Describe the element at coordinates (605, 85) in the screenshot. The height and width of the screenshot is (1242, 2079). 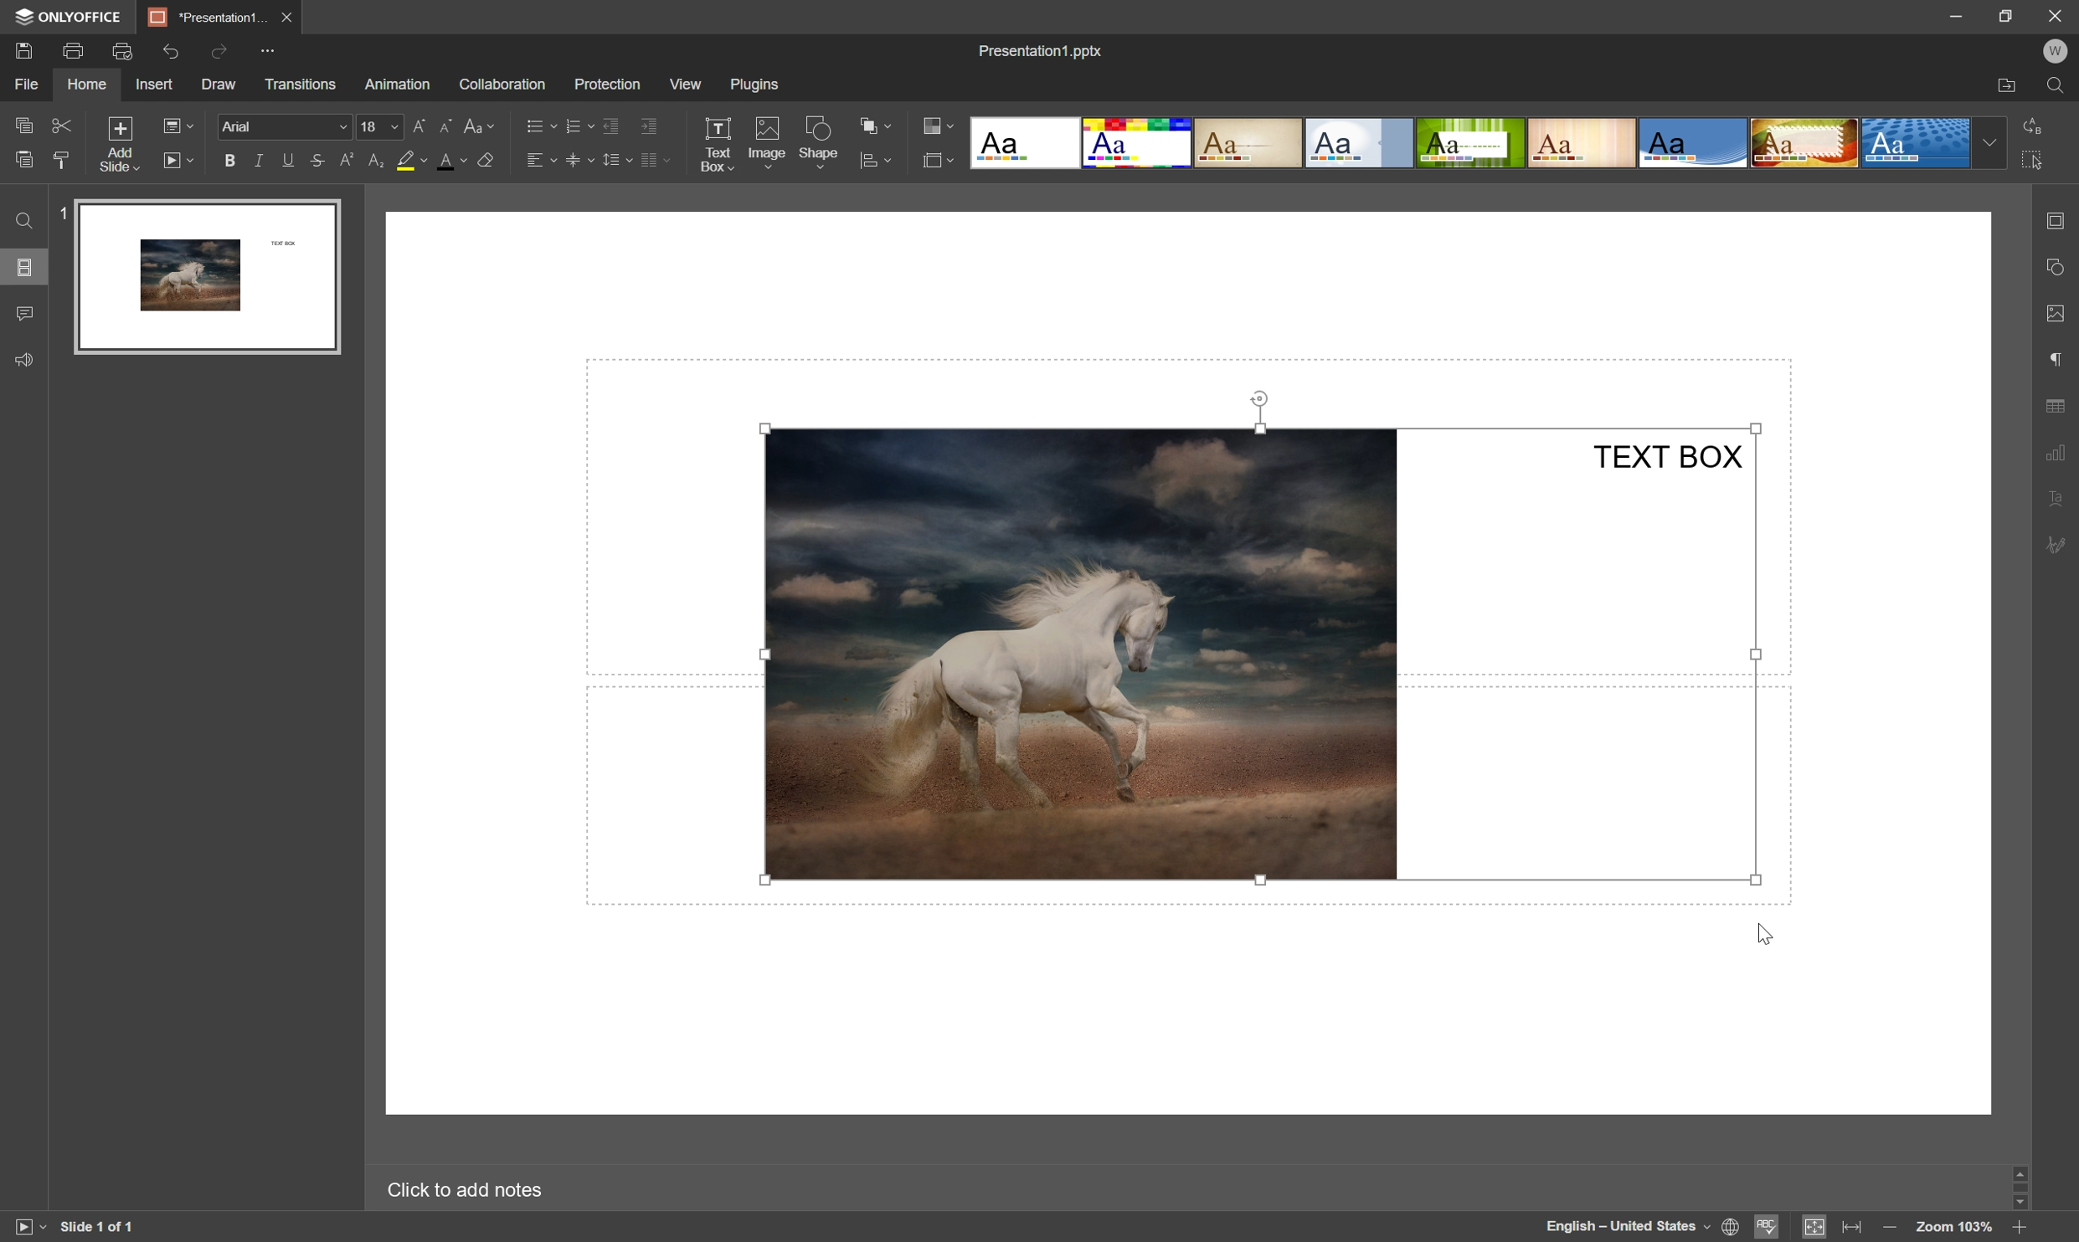
I see `protection` at that location.